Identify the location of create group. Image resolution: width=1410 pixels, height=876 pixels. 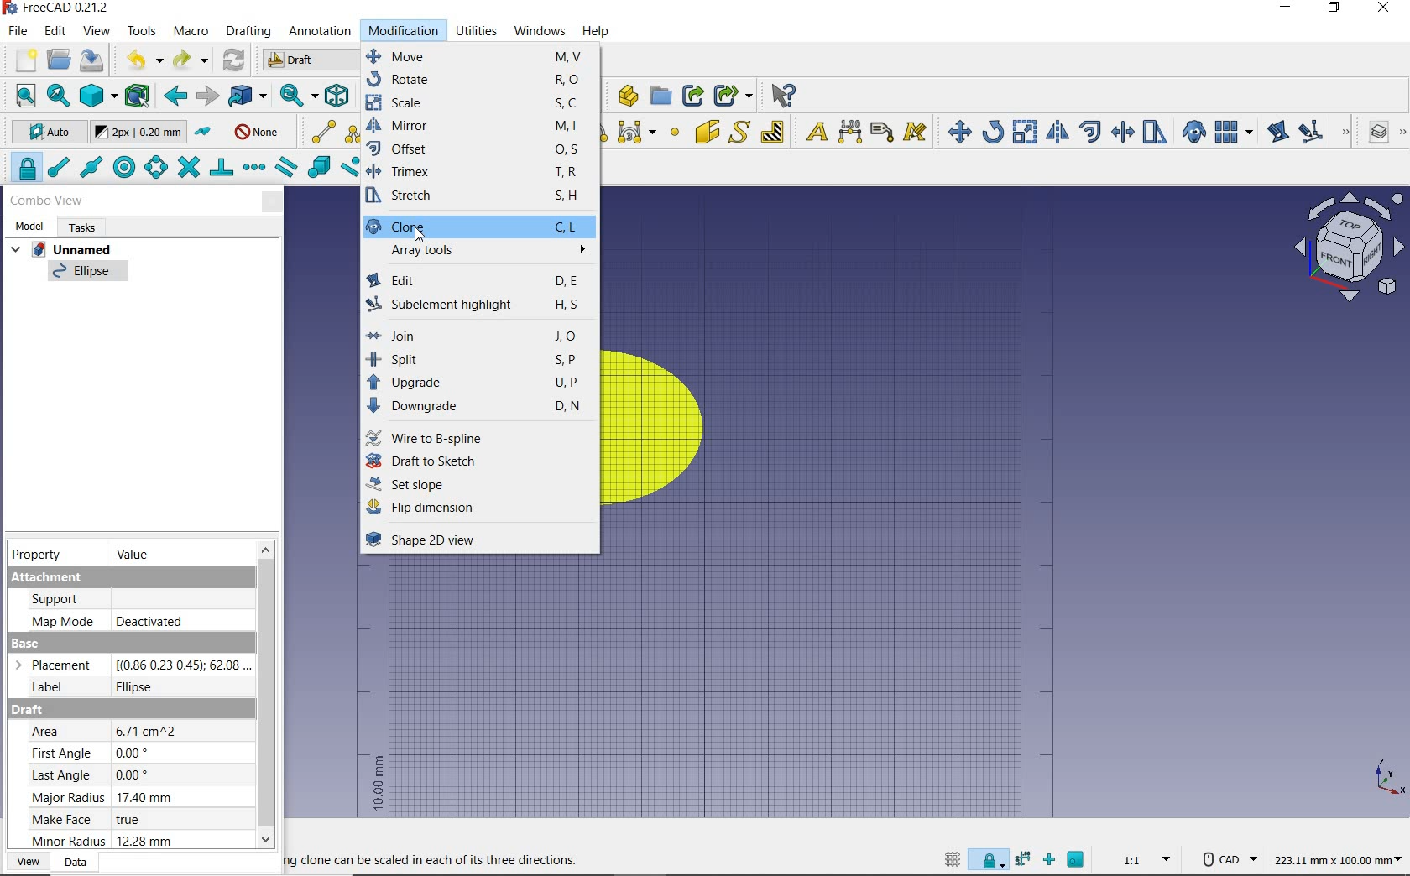
(661, 96).